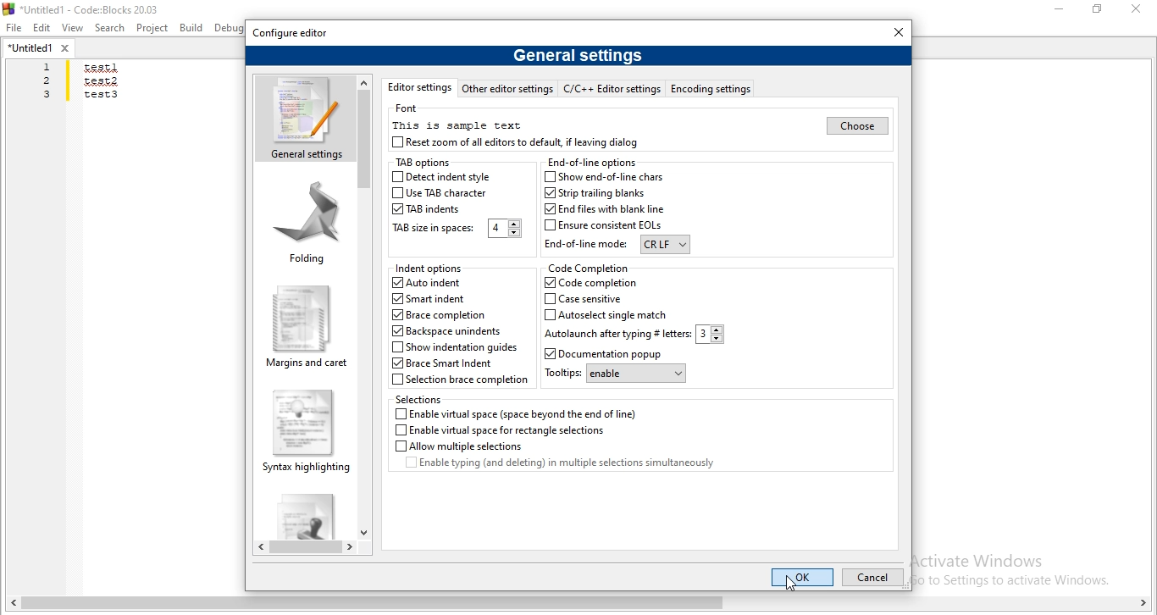  Describe the element at coordinates (190, 27) in the screenshot. I see `Build ` at that location.